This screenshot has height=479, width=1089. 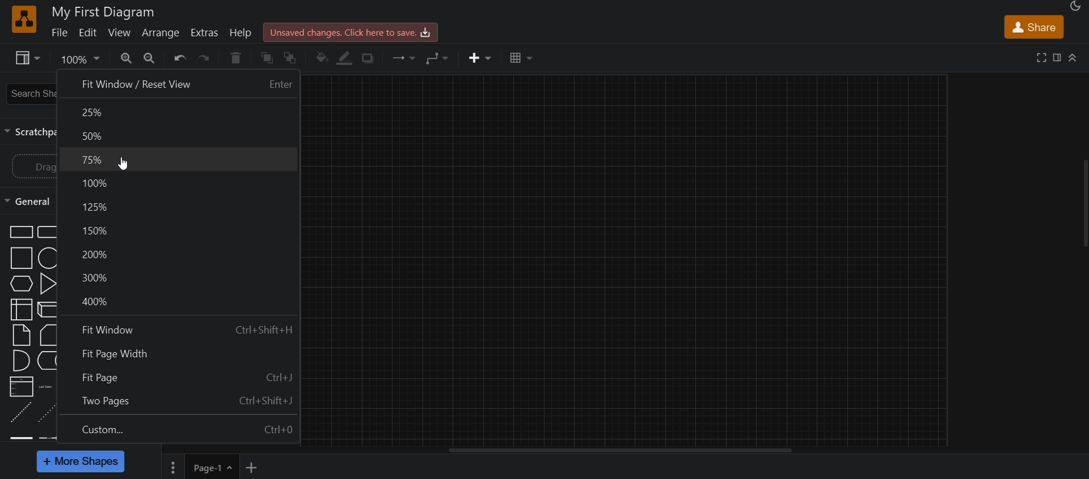 What do you see at coordinates (405, 58) in the screenshot?
I see `connection` at bounding box center [405, 58].